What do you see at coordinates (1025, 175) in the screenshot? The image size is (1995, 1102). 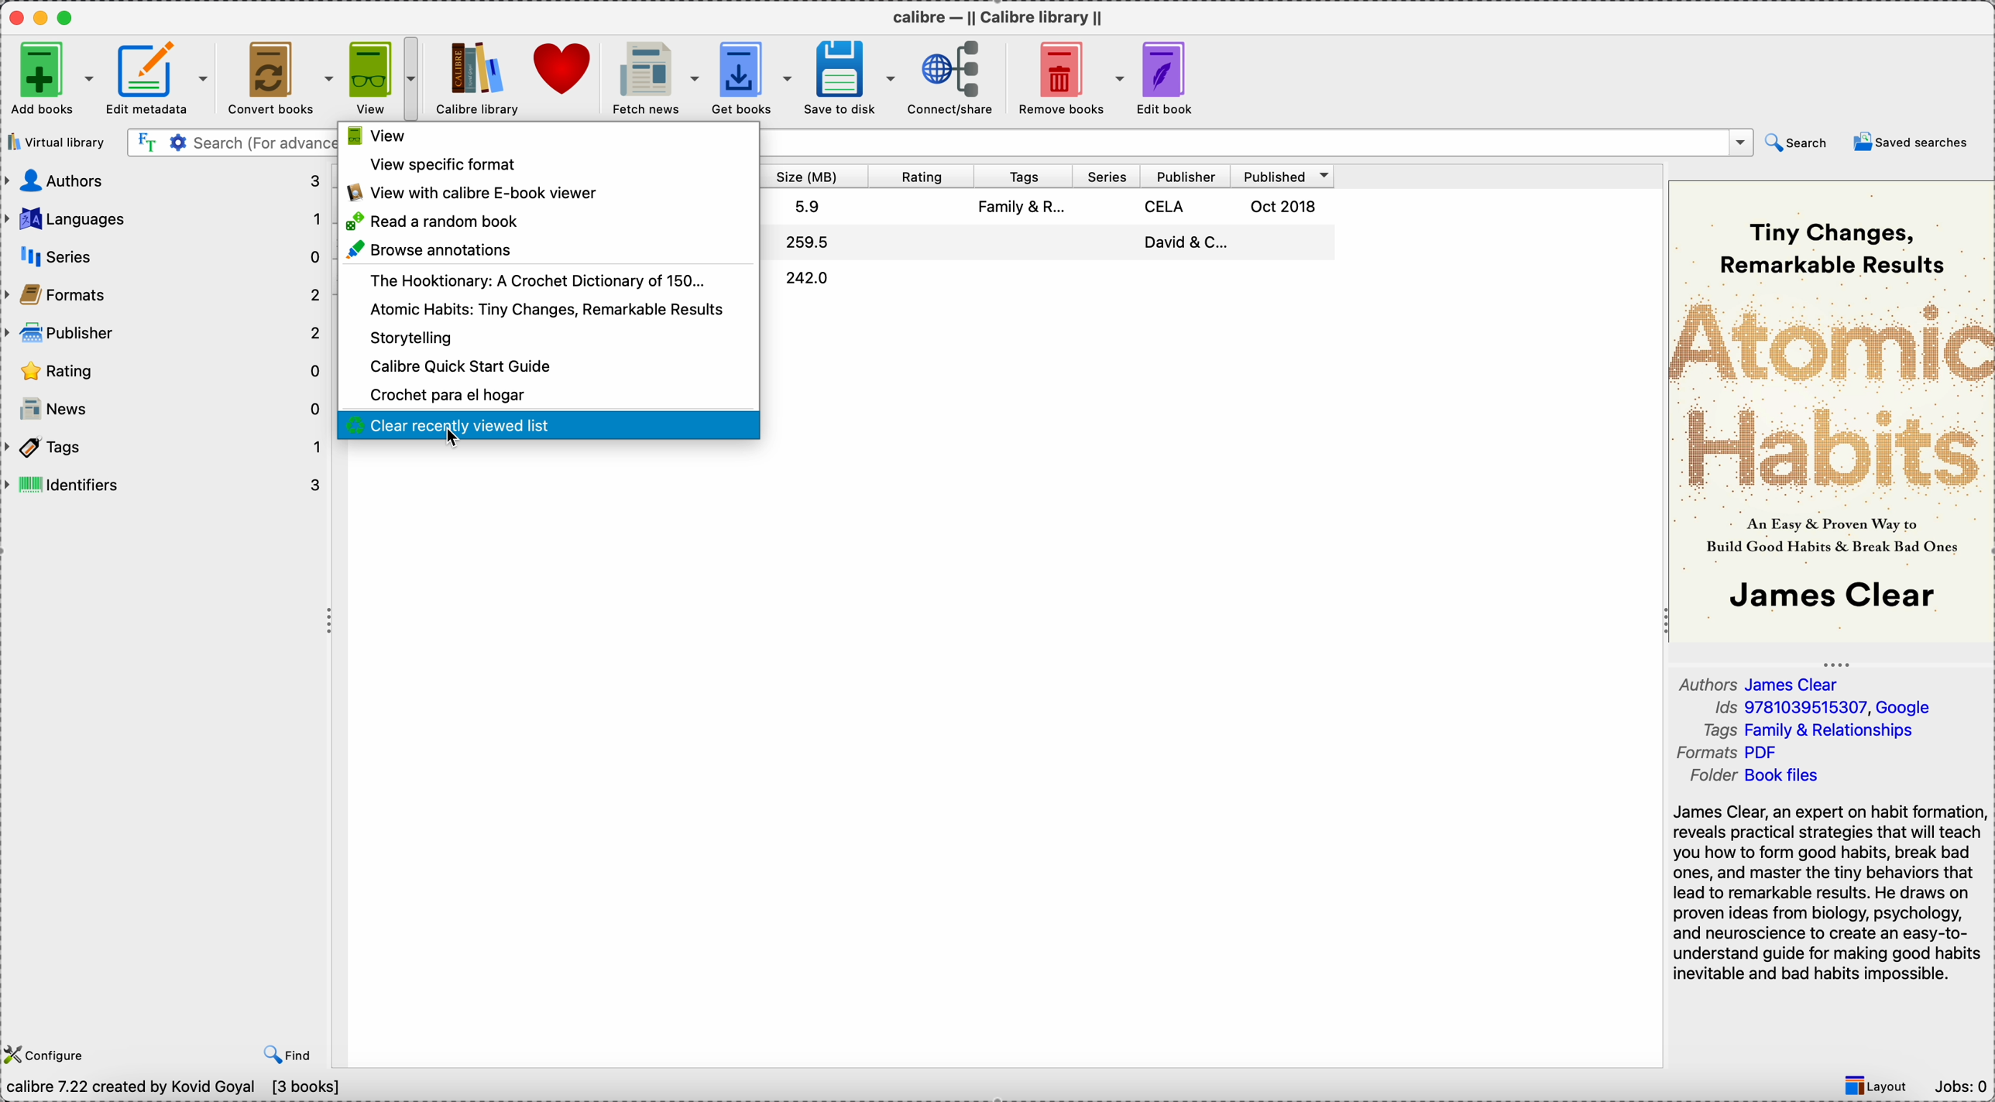 I see `tags` at bounding box center [1025, 175].